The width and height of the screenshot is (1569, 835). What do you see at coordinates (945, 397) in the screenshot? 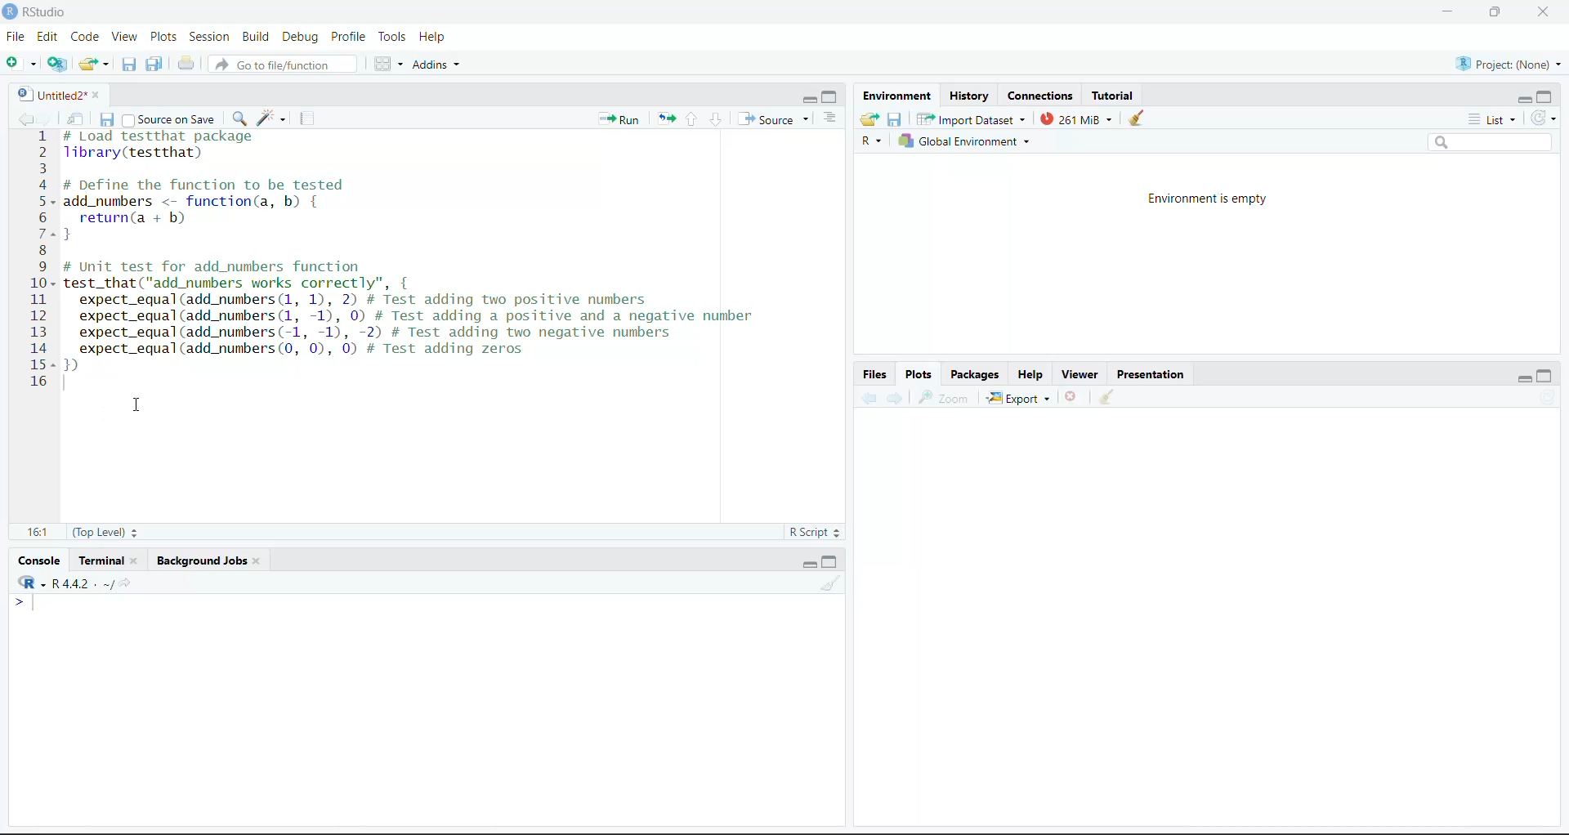
I see `Zoom` at bounding box center [945, 397].